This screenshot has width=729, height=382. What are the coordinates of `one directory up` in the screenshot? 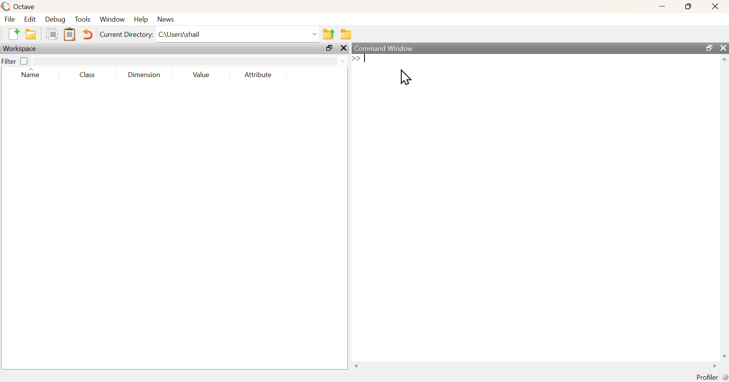 It's located at (329, 33).